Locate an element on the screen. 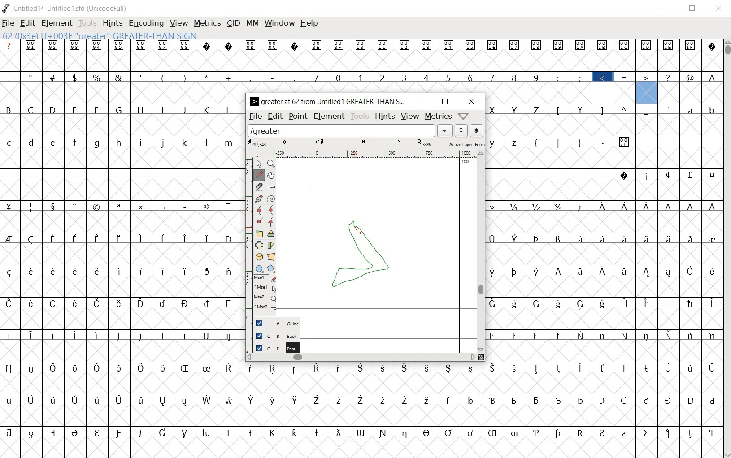  foreground is located at coordinates (273, 347).